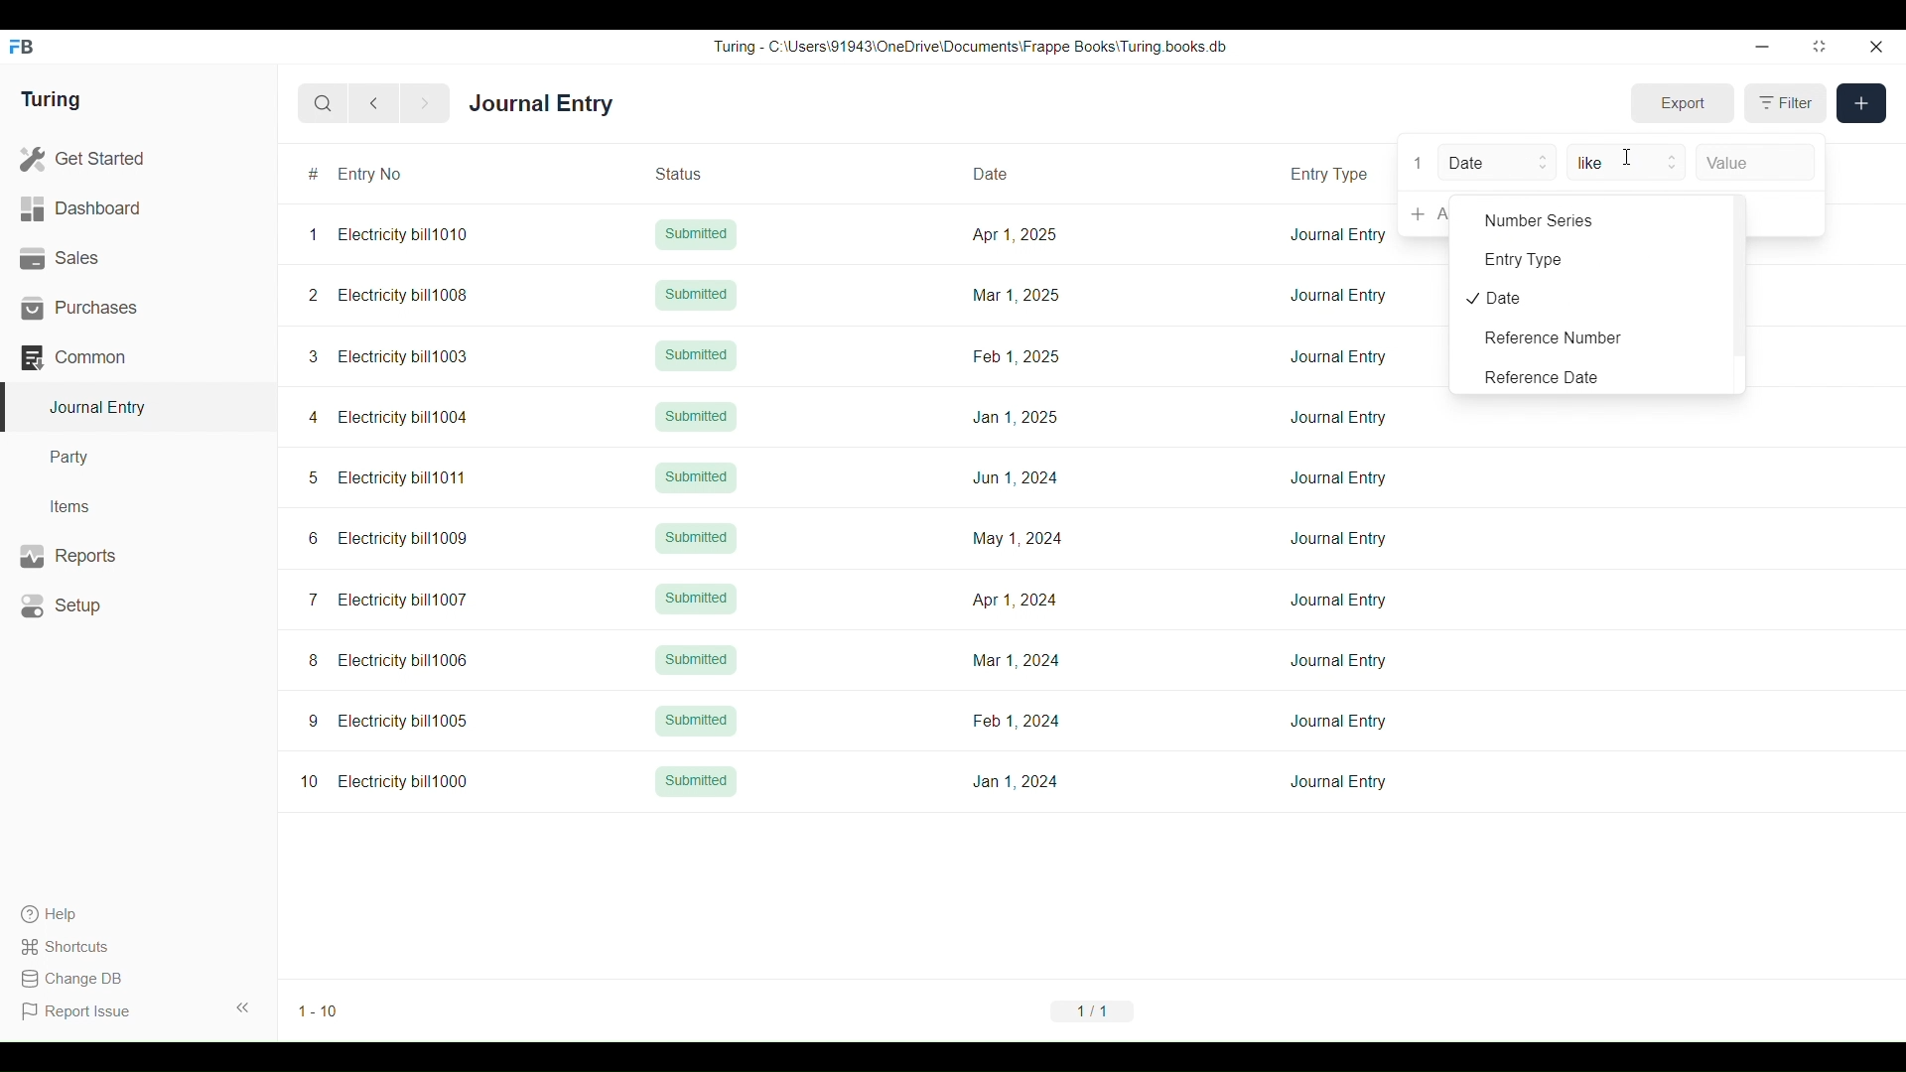  Describe the element at coordinates (696, 599) in the screenshot. I see `Submitted` at that location.